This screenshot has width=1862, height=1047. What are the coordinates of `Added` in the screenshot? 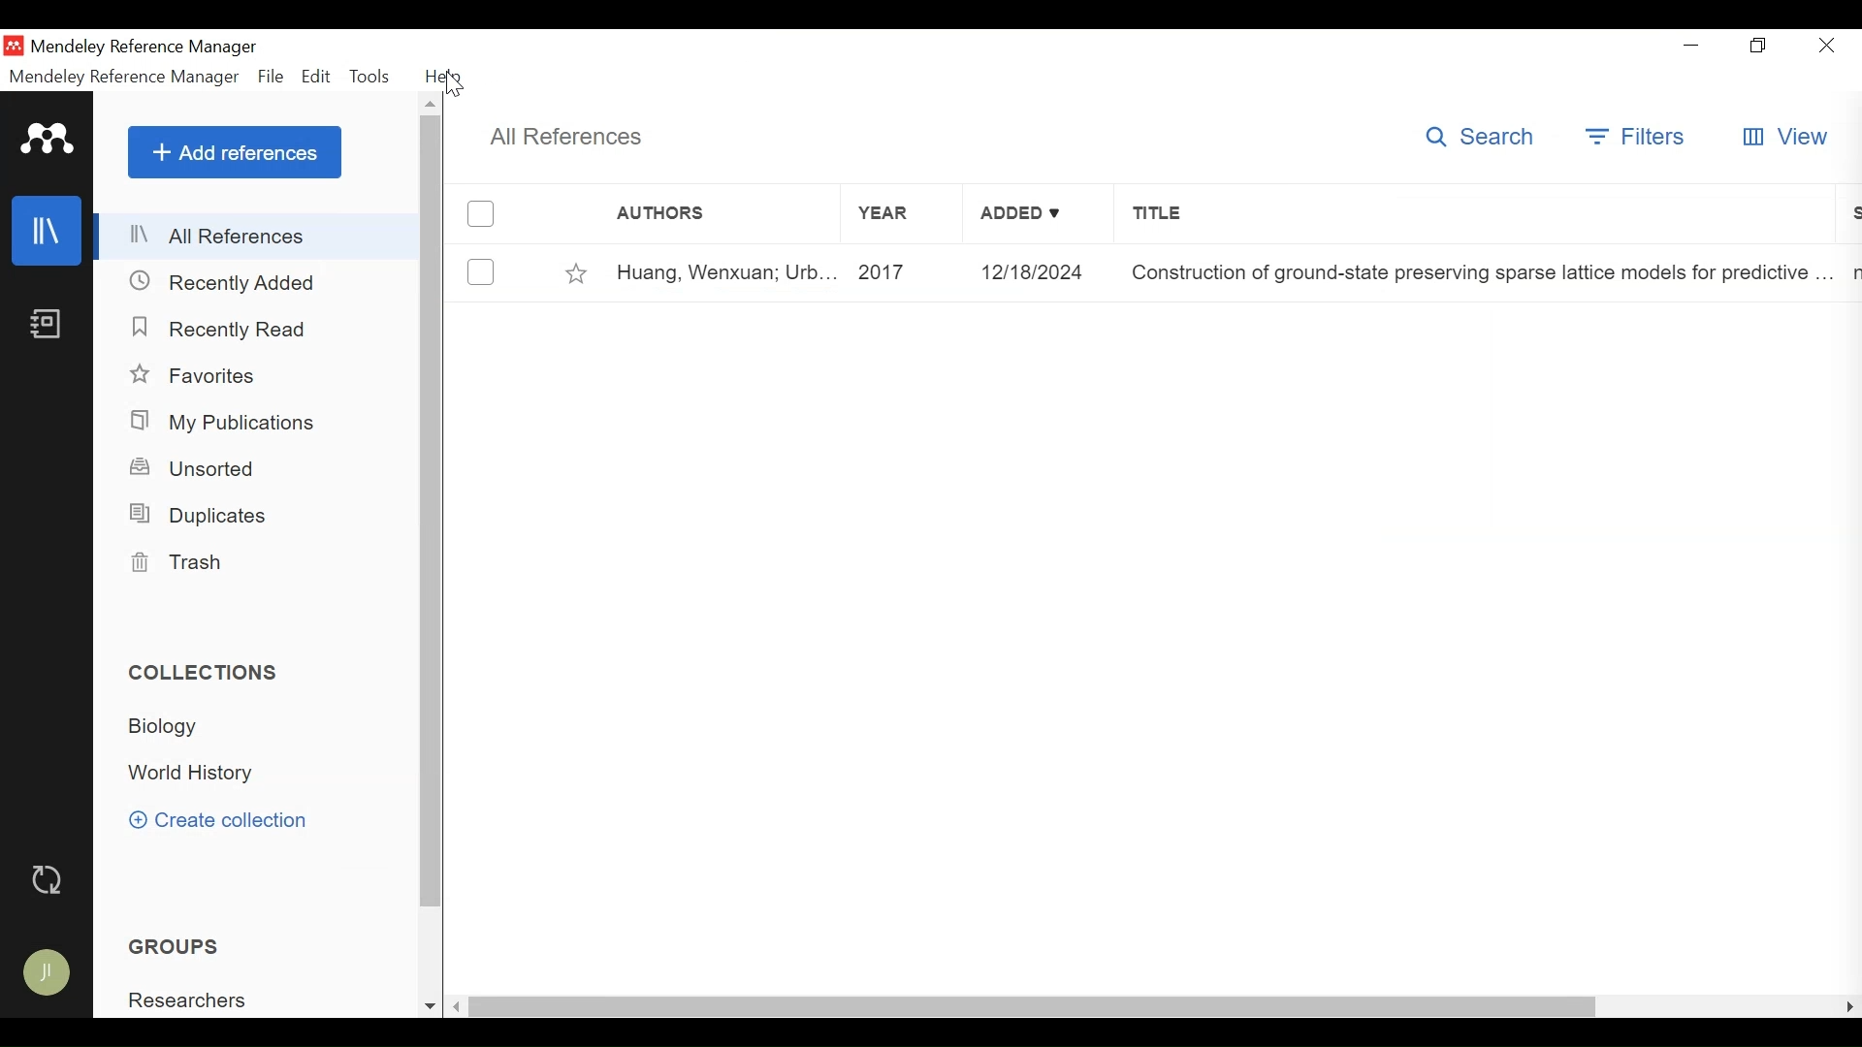 It's located at (1043, 273).